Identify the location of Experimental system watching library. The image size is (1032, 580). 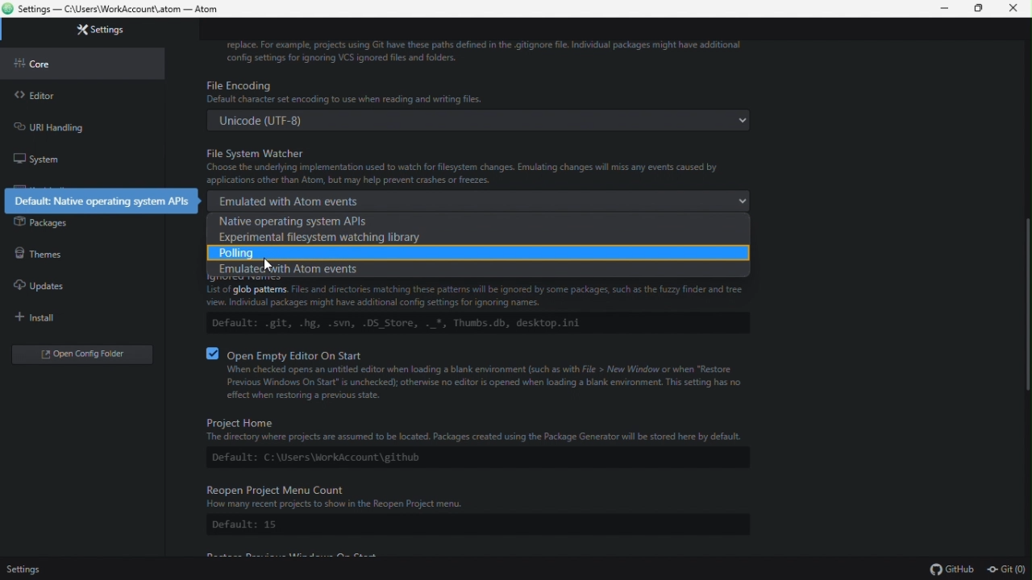
(444, 238).